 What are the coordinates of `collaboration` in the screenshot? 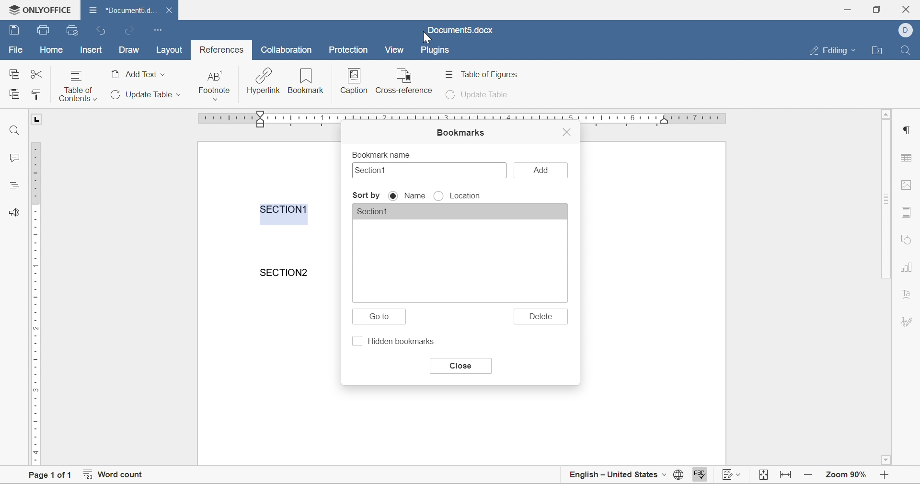 It's located at (288, 50).